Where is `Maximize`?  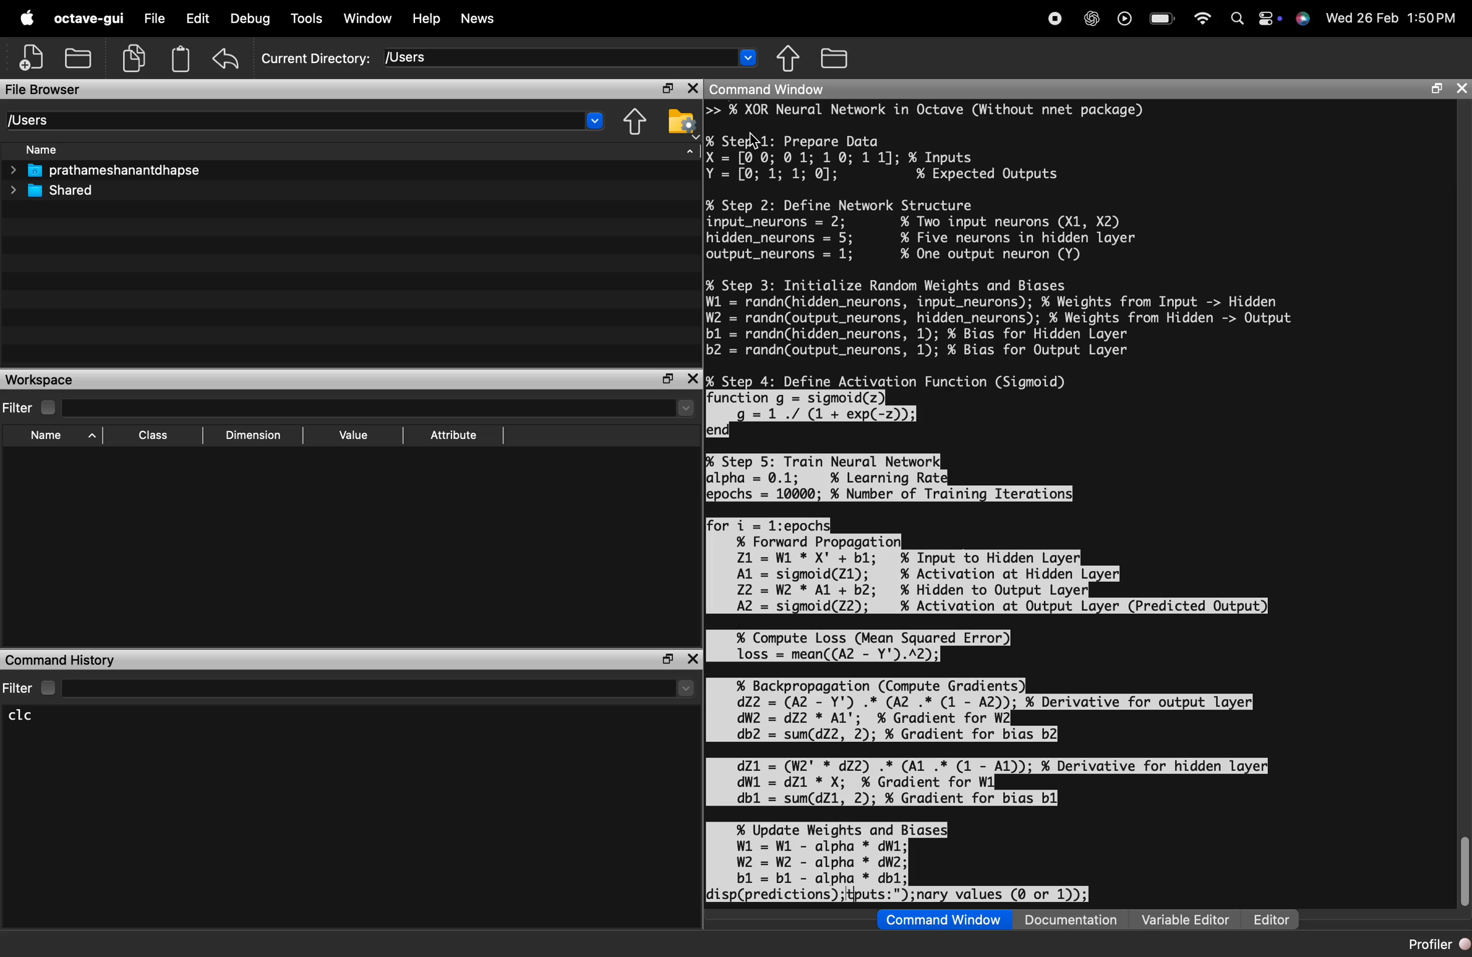 Maximize is located at coordinates (670, 380).